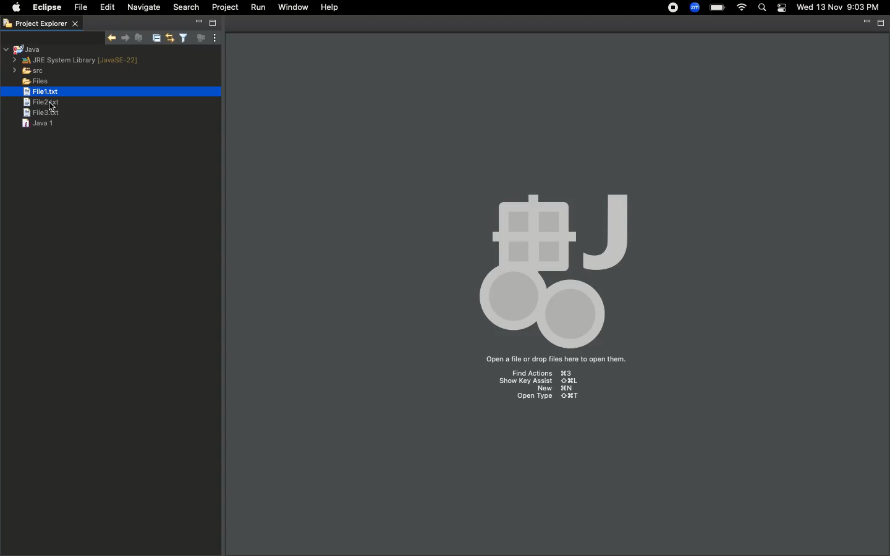 The image size is (890, 556). Describe the element at coordinates (213, 38) in the screenshot. I see `View menu` at that location.